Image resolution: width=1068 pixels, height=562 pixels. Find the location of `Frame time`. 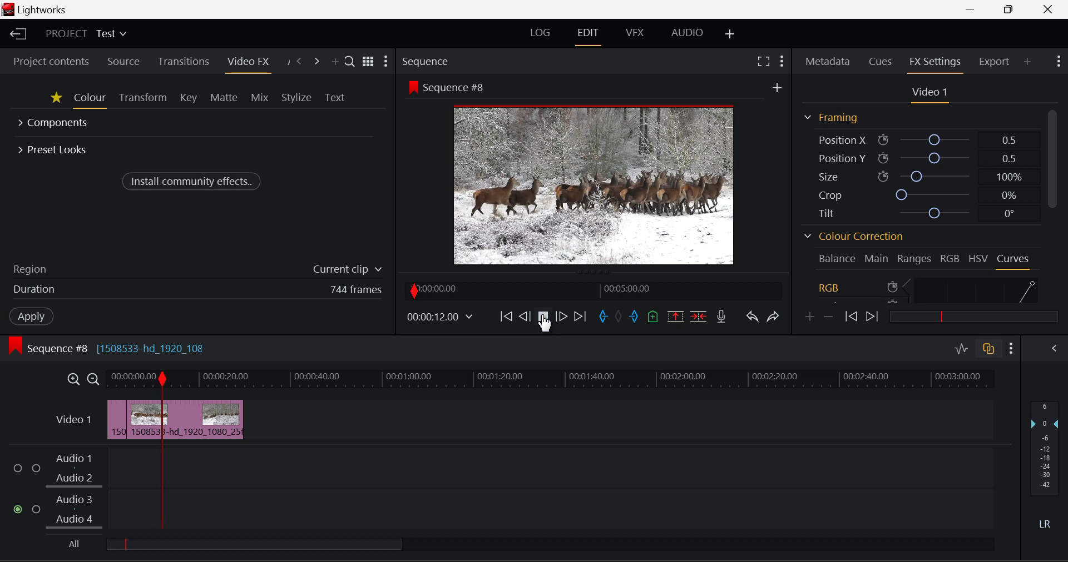

Frame time is located at coordinates (442, 318).